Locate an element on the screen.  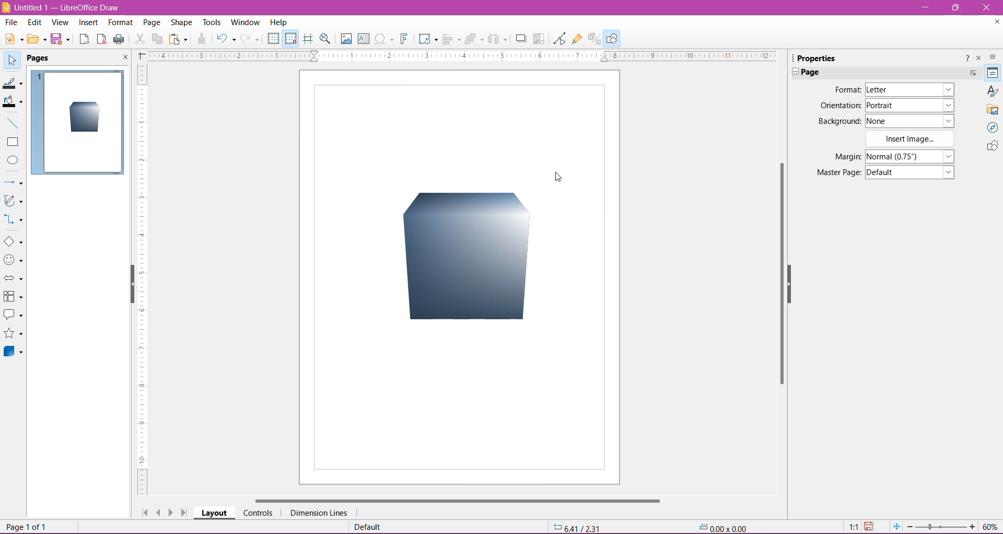
Select the page format is located at coordinates (907, 90).